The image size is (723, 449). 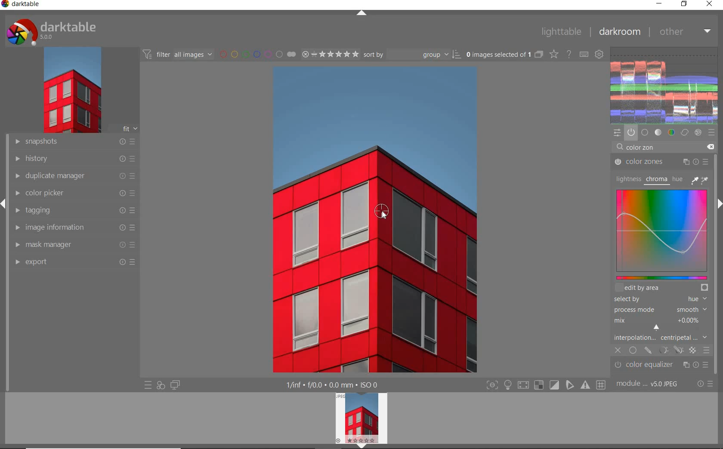 What do you see at coordinates (701, 180) in the screenshot?
I see `PICKER TOOLS` at bounding box center [701, 180].